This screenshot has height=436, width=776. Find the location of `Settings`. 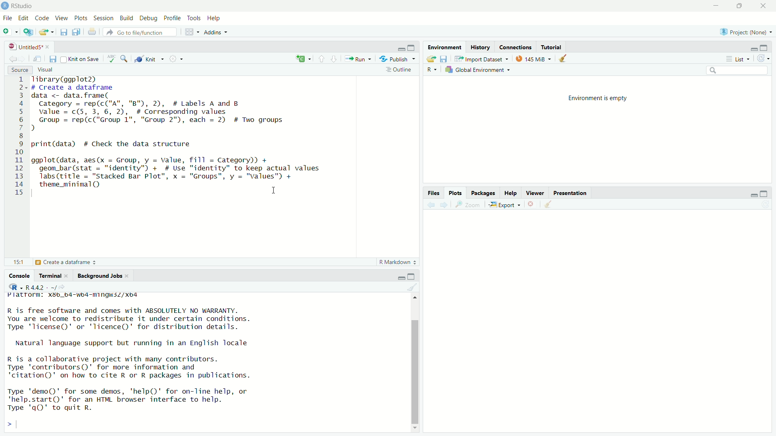

Settings is located at coordinates (177, 58).